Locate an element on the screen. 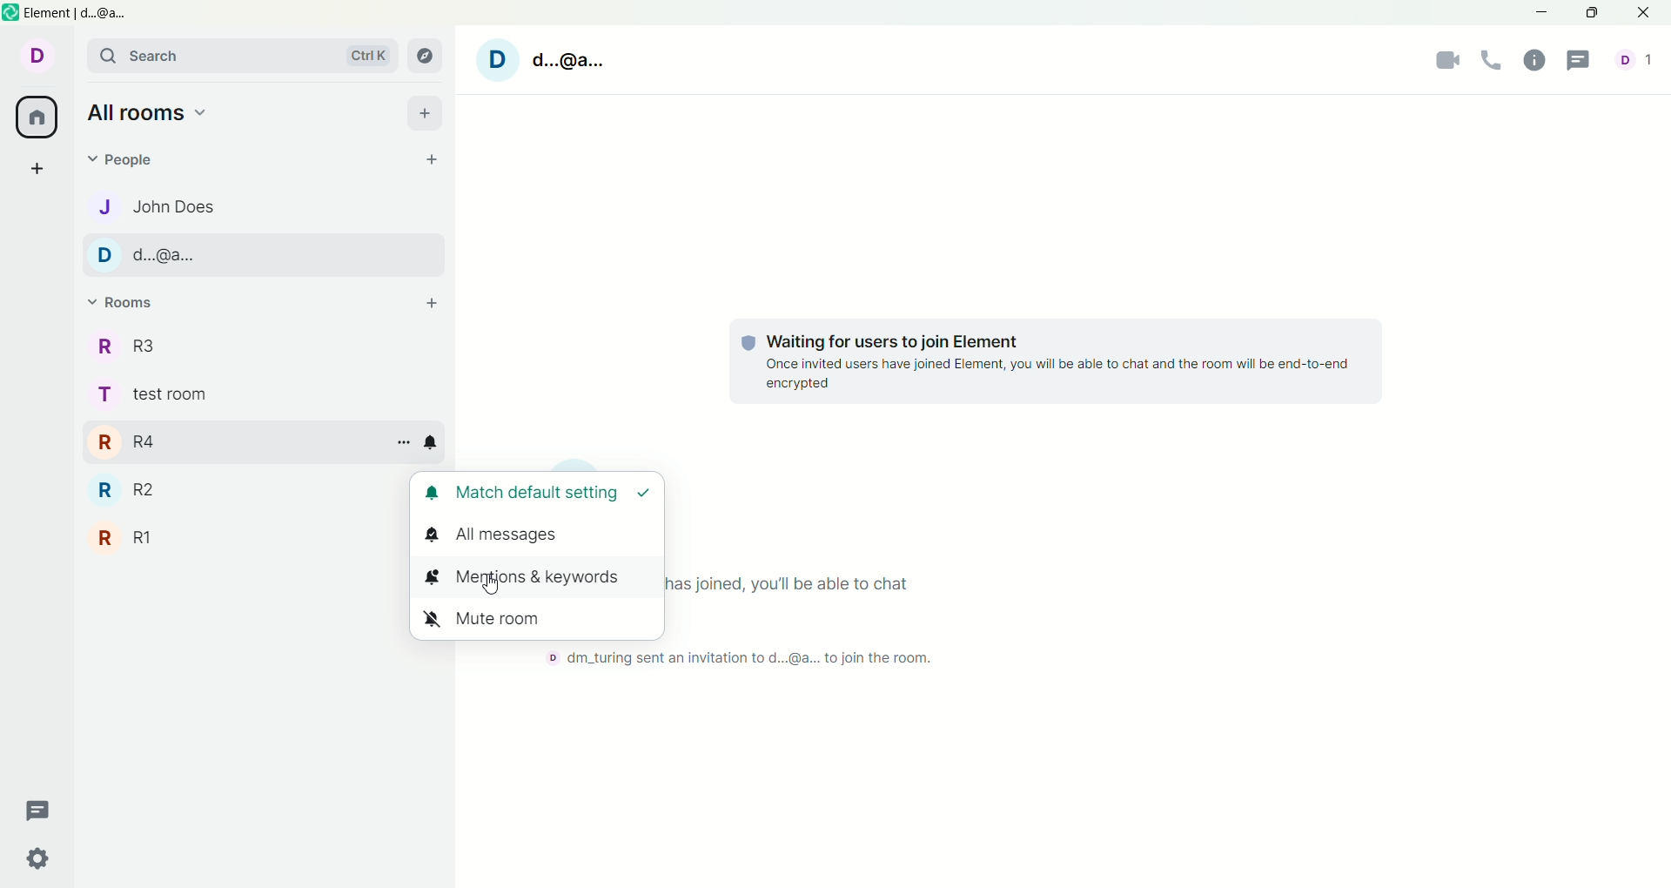  voice call is located at coordinates (1491, 61).